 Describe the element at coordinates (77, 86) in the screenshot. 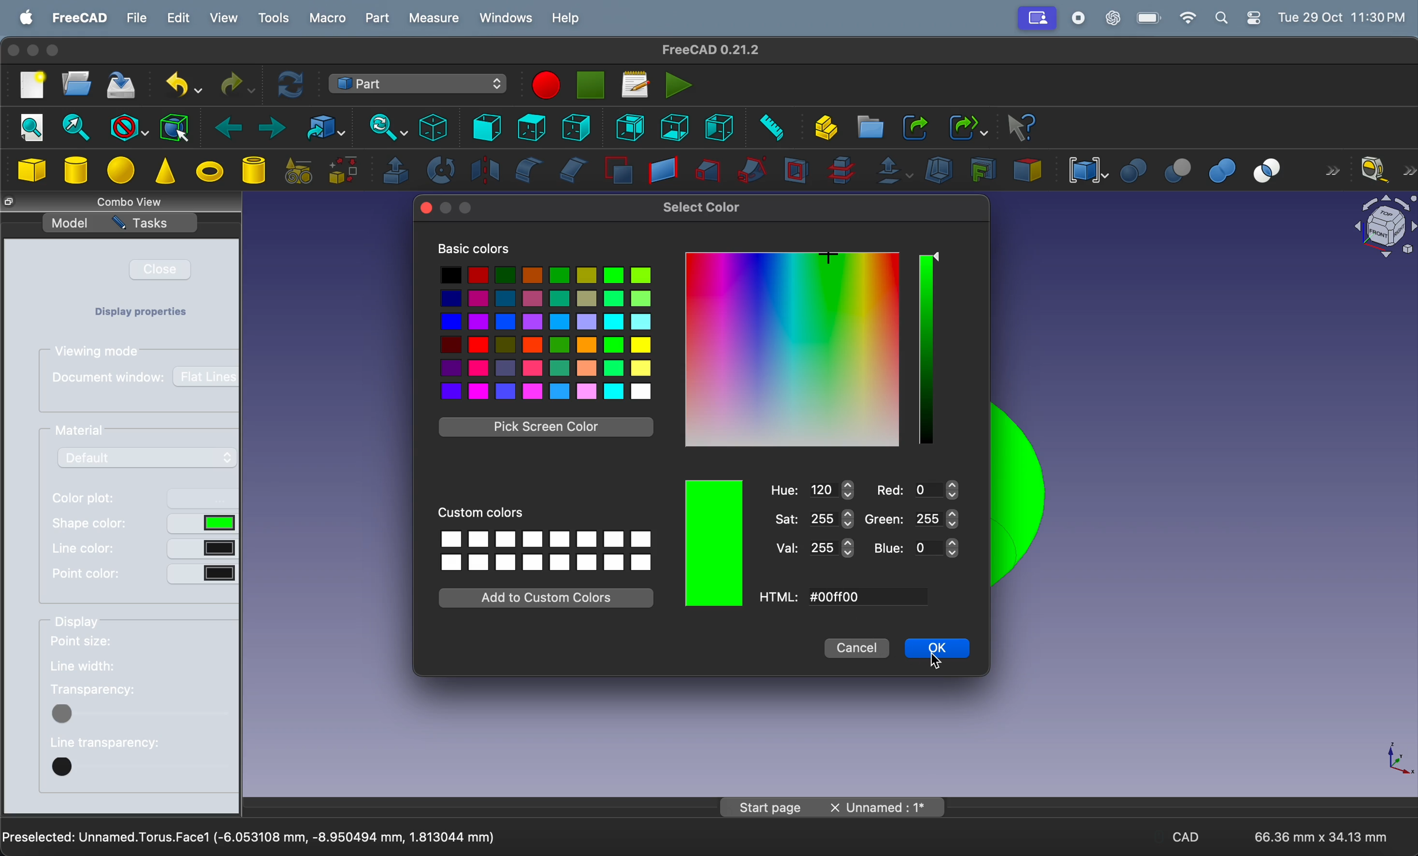

I see `open` at that location.